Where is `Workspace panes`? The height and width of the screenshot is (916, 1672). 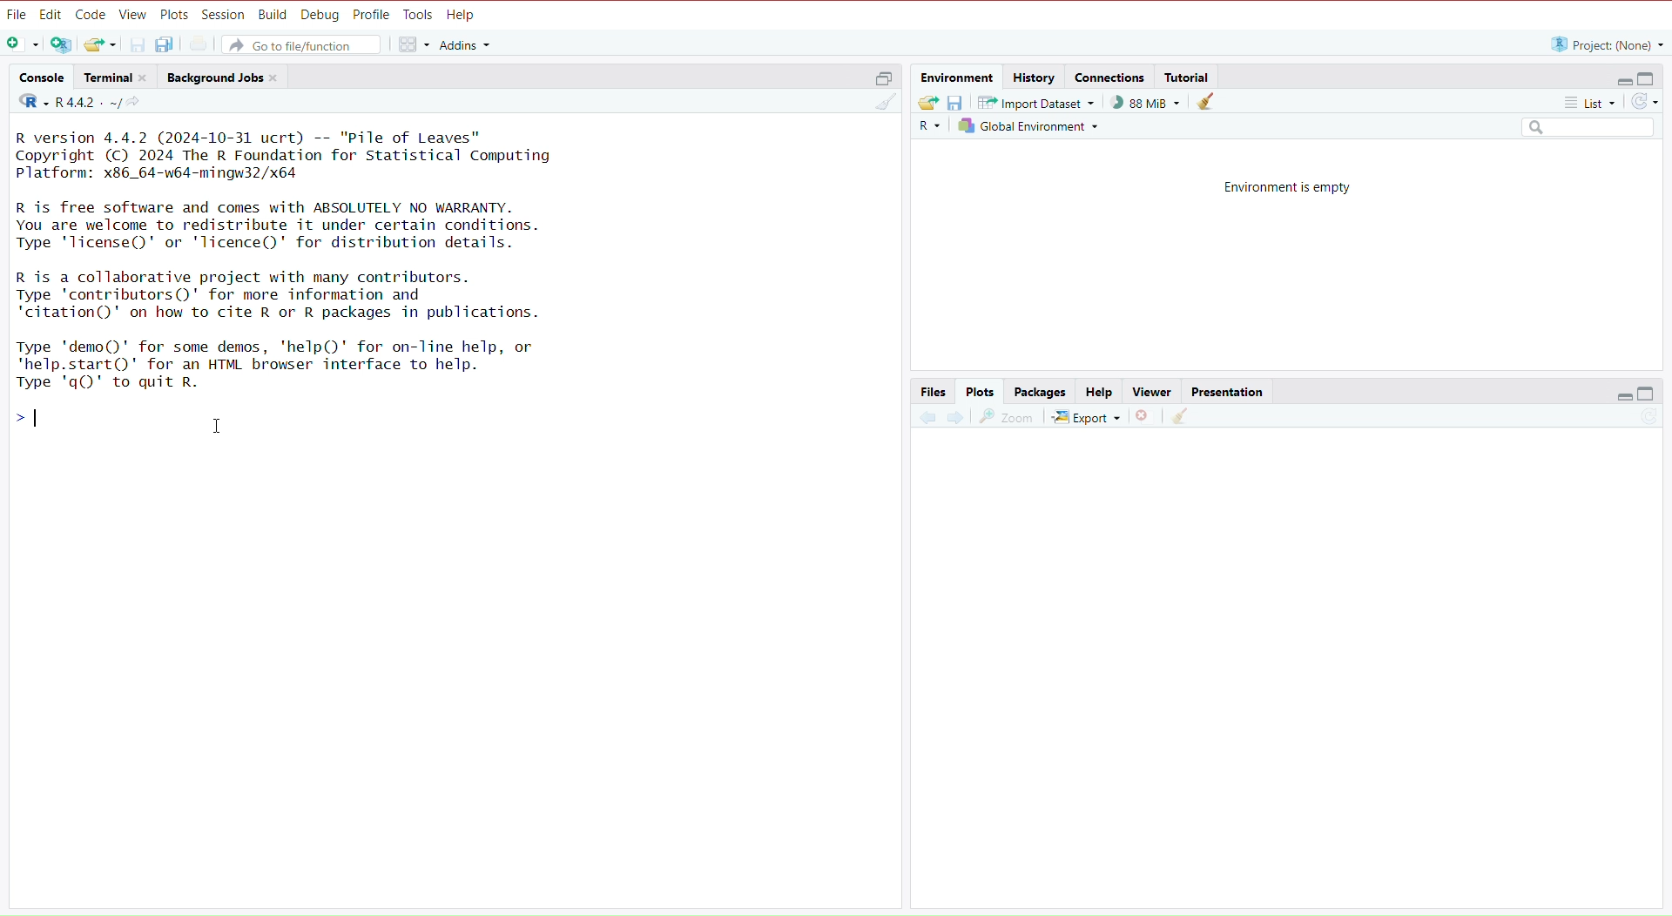
Workspace panes is located at coordinates (412, 46).